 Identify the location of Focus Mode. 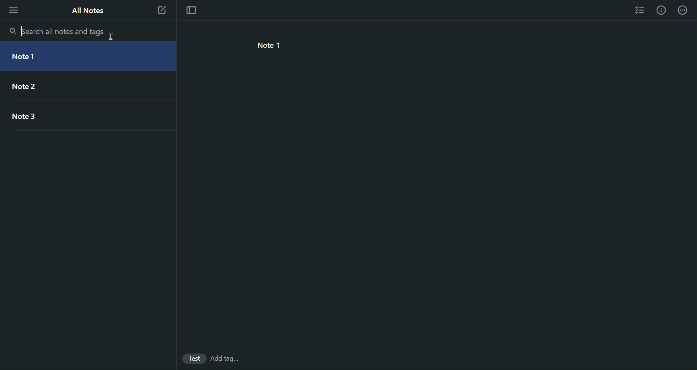
(191, 11).